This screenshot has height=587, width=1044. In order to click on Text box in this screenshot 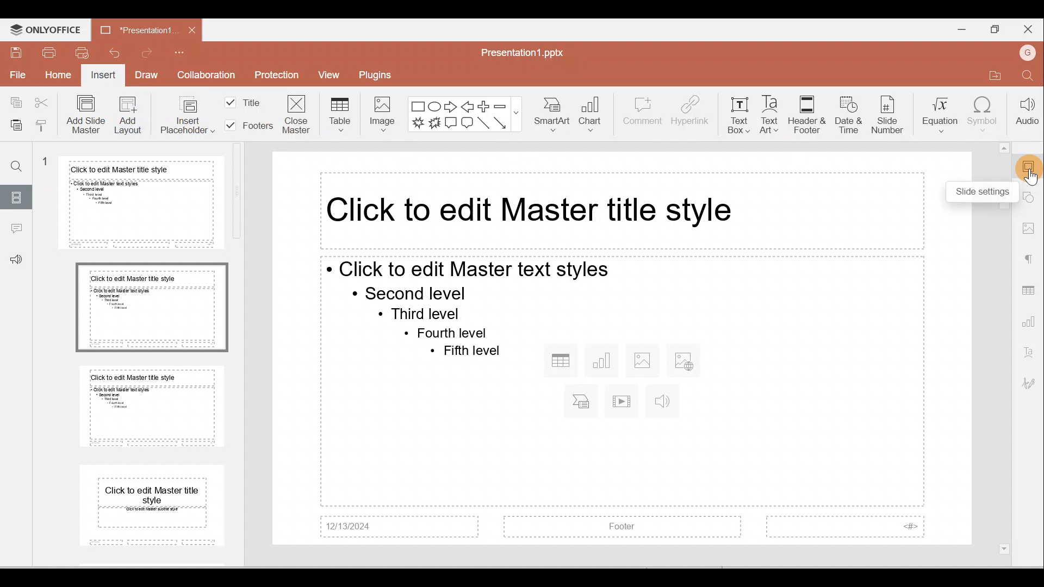, I will do `click(737, 118)`.